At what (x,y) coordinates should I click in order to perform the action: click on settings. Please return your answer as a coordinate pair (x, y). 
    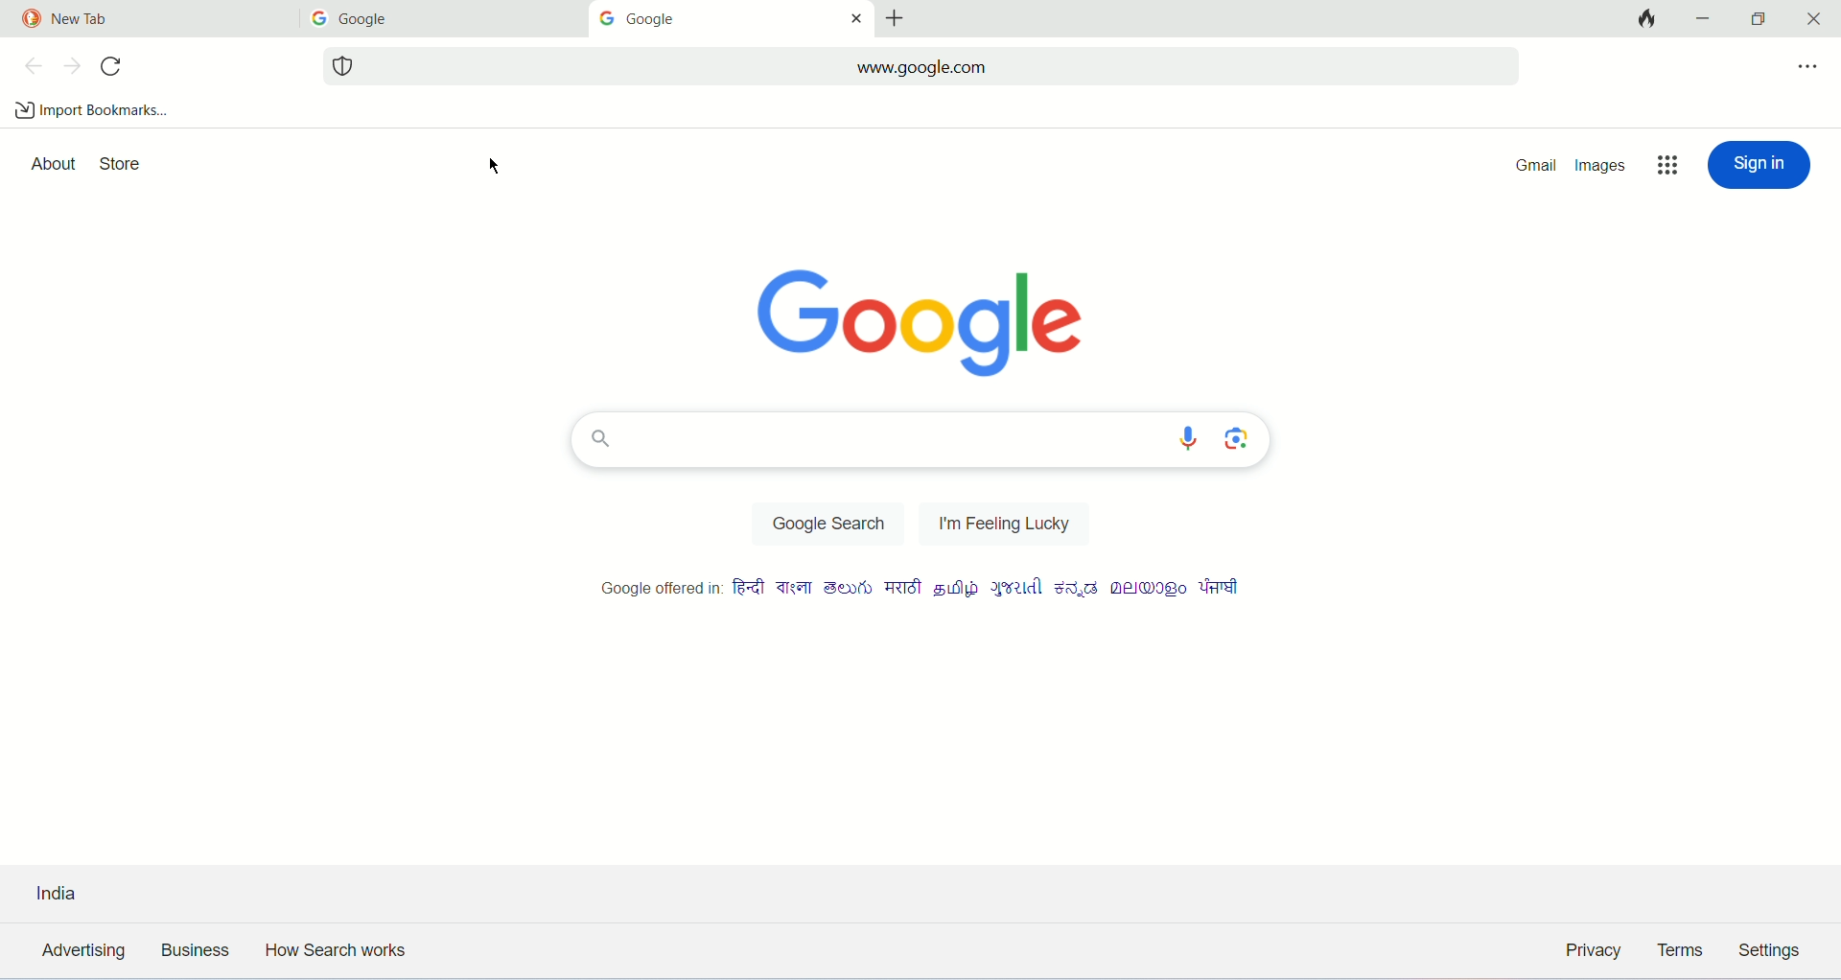
    Looking at the image, I should click on (1762, 950).